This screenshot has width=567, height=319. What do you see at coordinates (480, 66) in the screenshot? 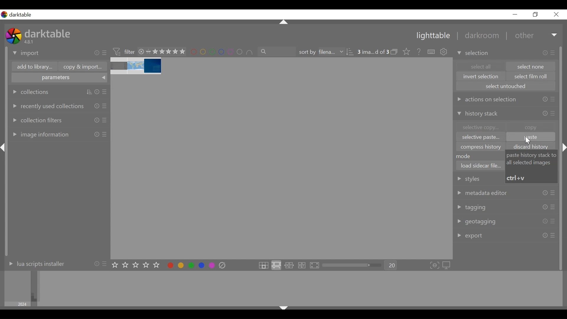
I see `select all` at bounding box center [480, 66].